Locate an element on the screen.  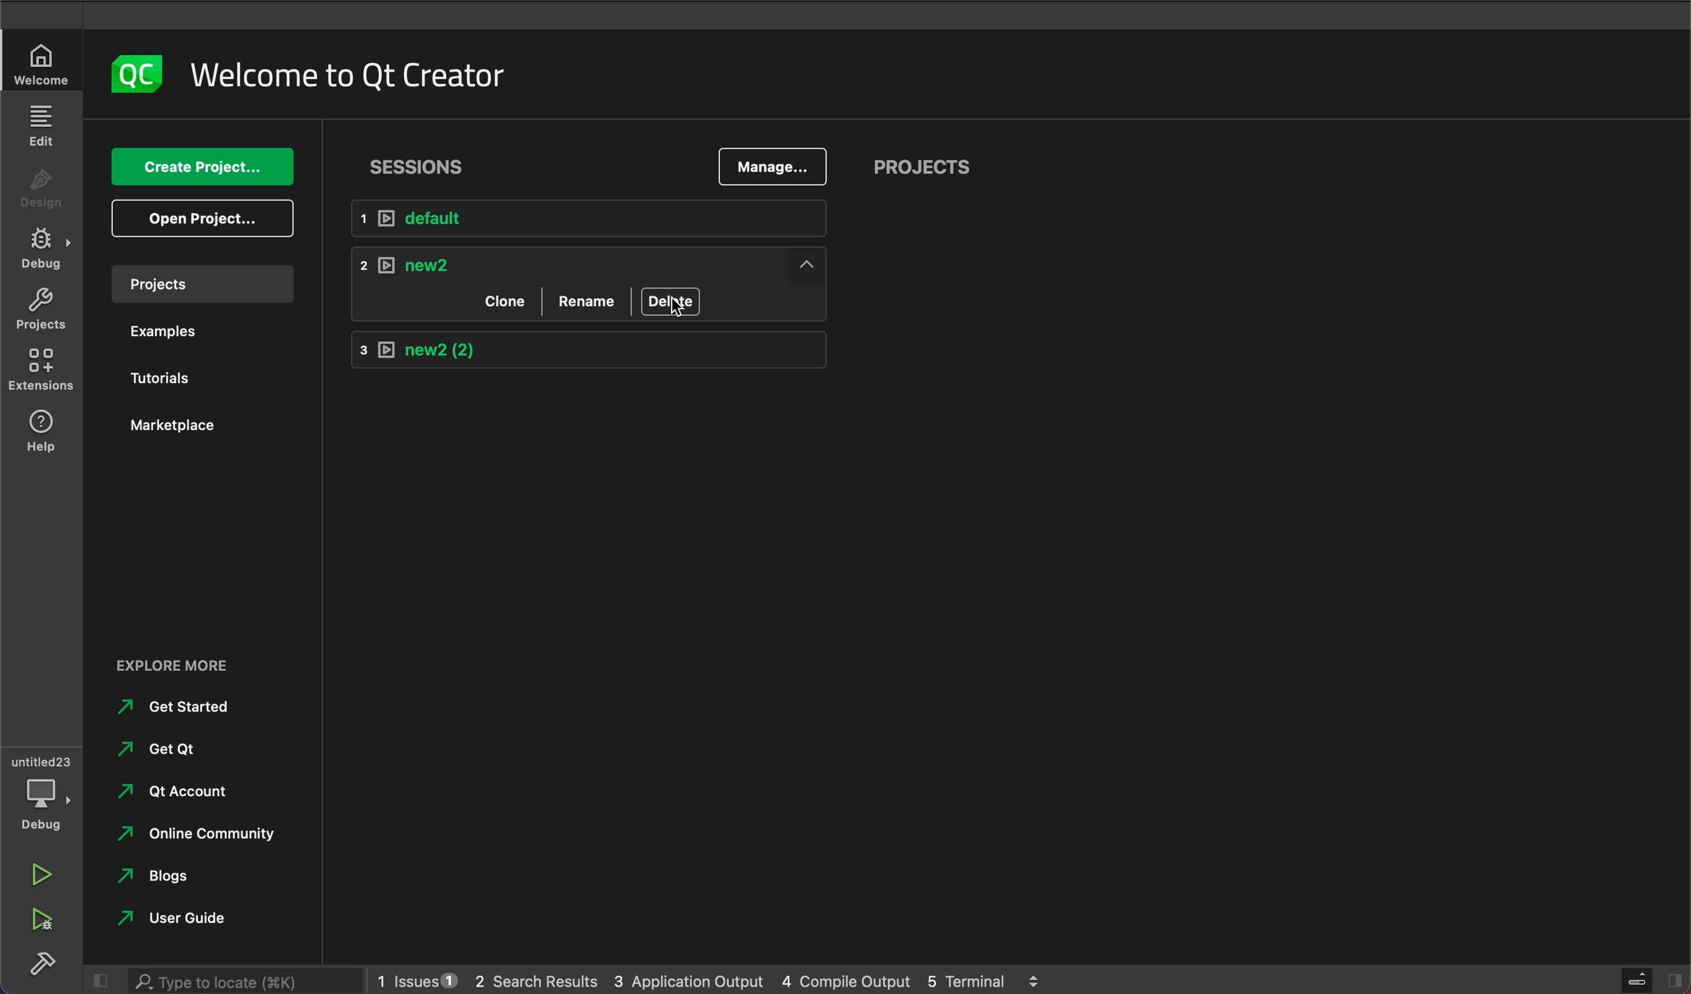
welcome is located at coordinates (358, 74).